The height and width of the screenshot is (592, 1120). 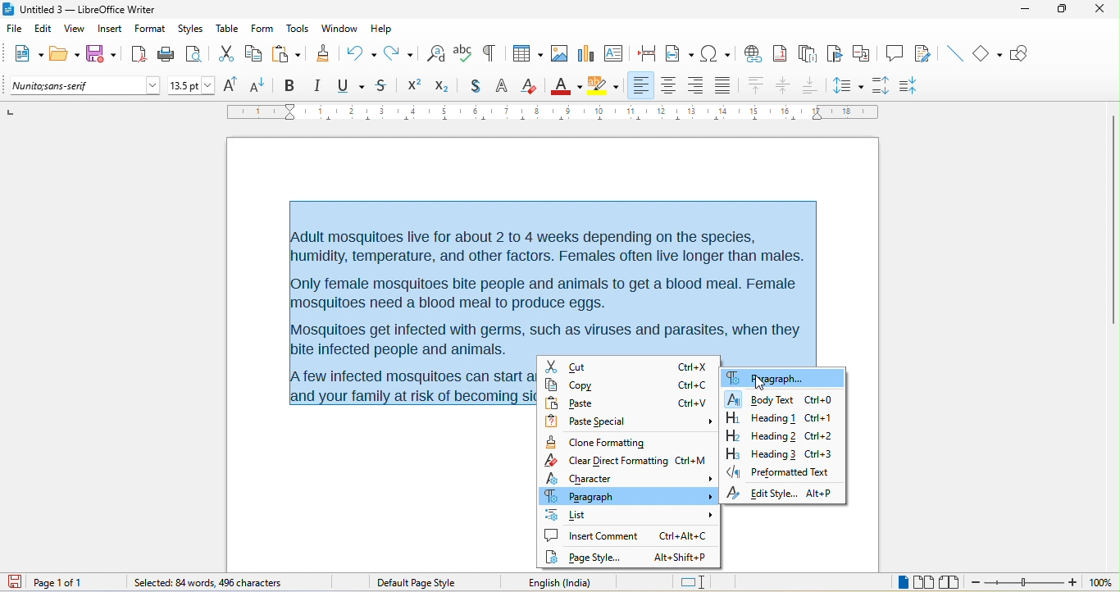 I want to click on save, so click(x=102, y=54).